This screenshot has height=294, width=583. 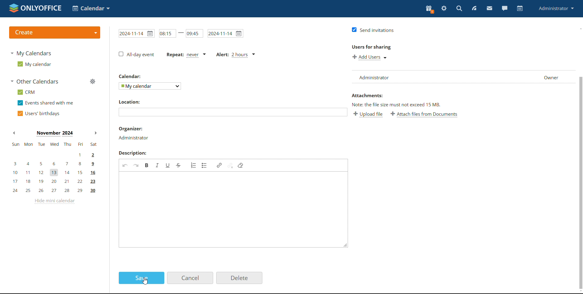 I want to click on attach file from documents, so click(x=423, y=114).